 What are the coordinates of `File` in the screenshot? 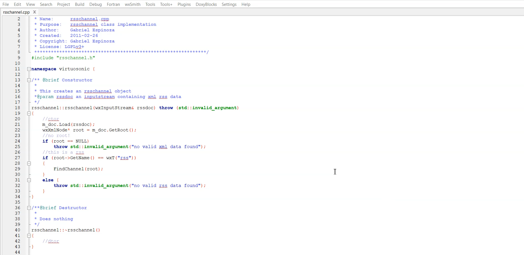 It's located at (6, 4).